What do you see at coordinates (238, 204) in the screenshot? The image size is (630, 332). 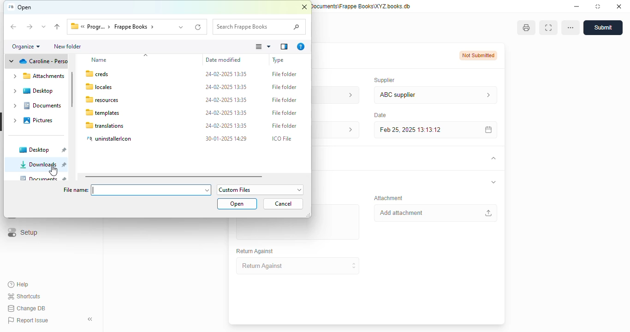 I see `open` at bounding box center [238, 204].